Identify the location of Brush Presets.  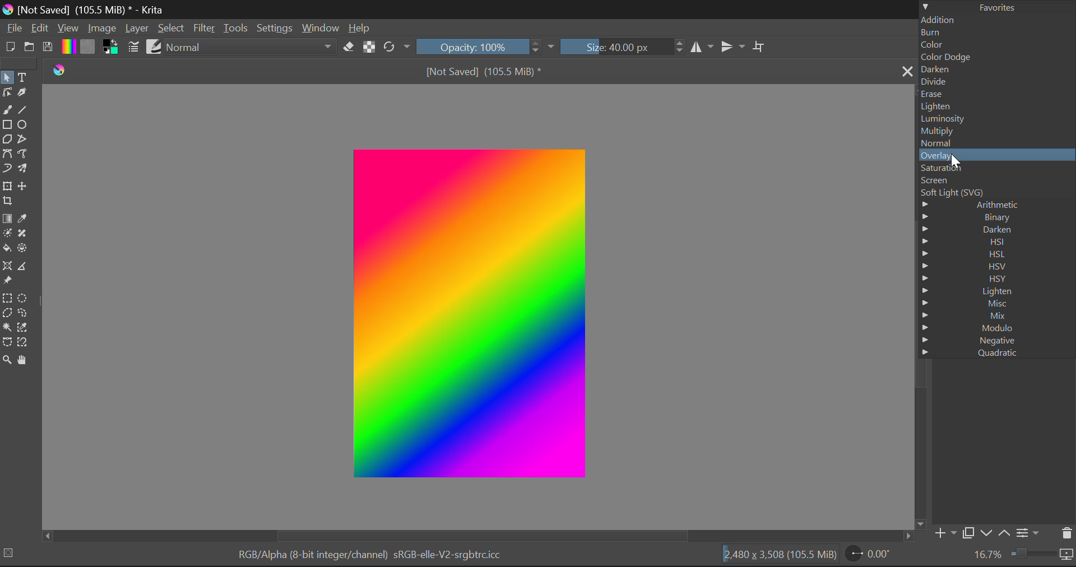
(155, 48).